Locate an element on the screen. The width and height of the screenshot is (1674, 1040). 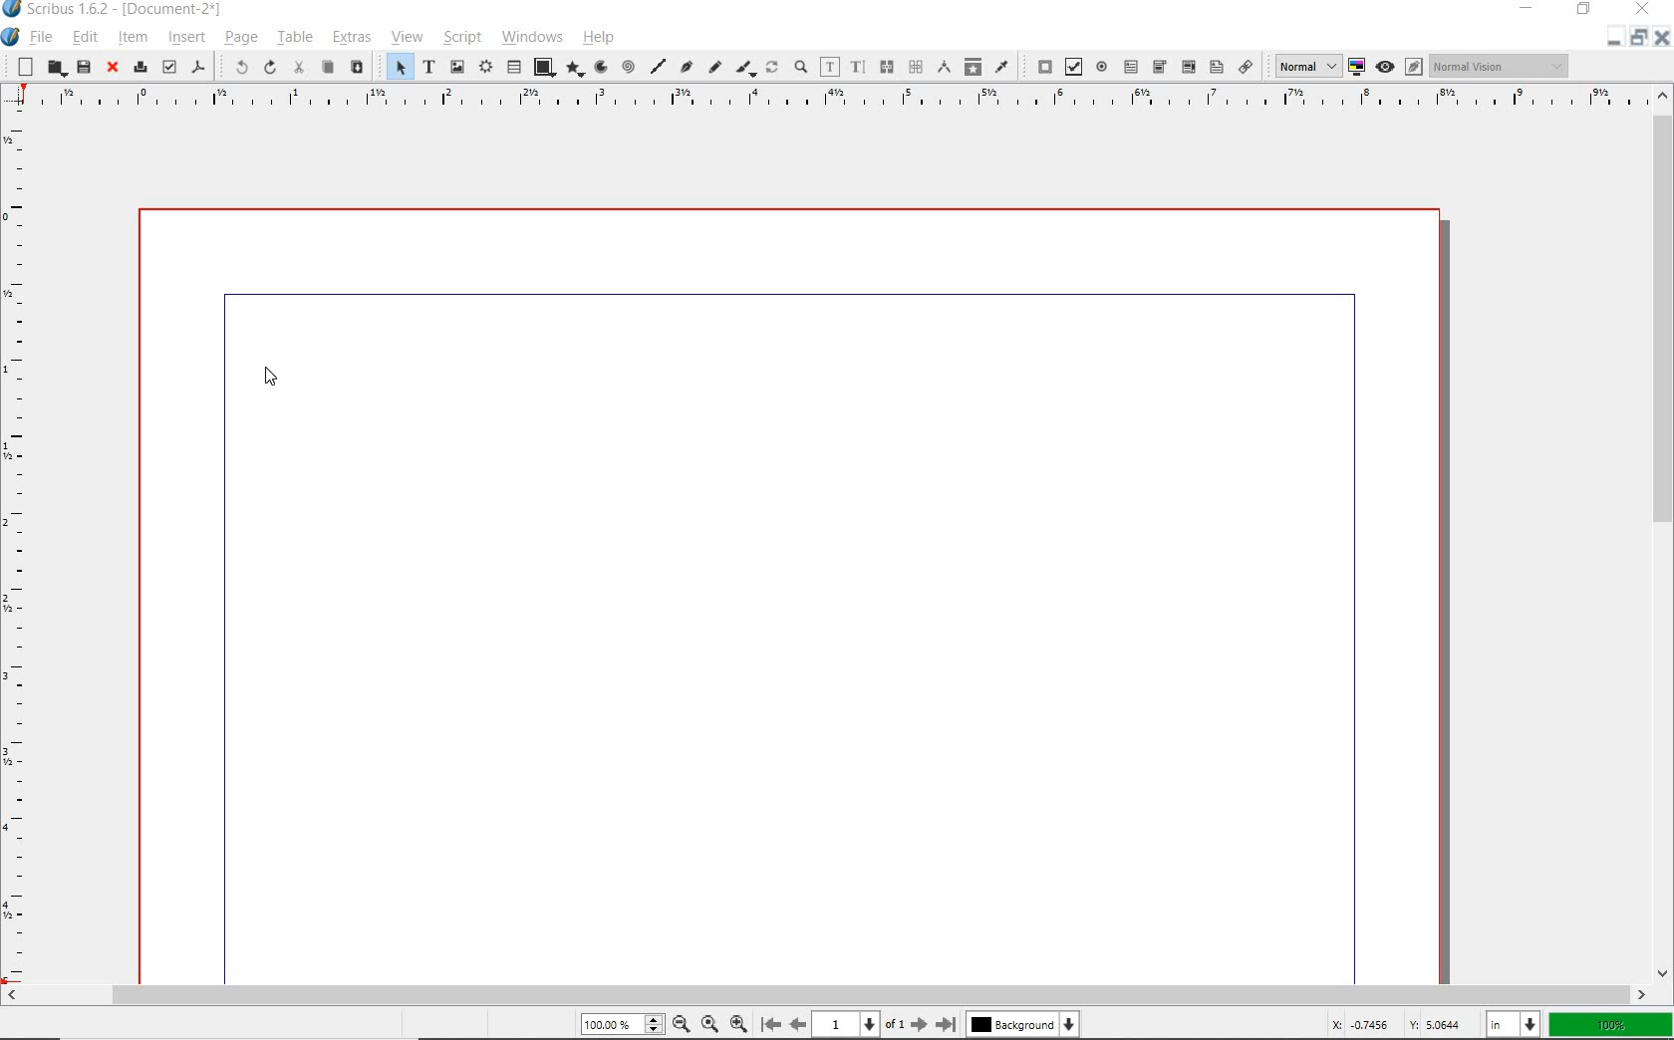
rotate item is located at coordinates (771, 66).